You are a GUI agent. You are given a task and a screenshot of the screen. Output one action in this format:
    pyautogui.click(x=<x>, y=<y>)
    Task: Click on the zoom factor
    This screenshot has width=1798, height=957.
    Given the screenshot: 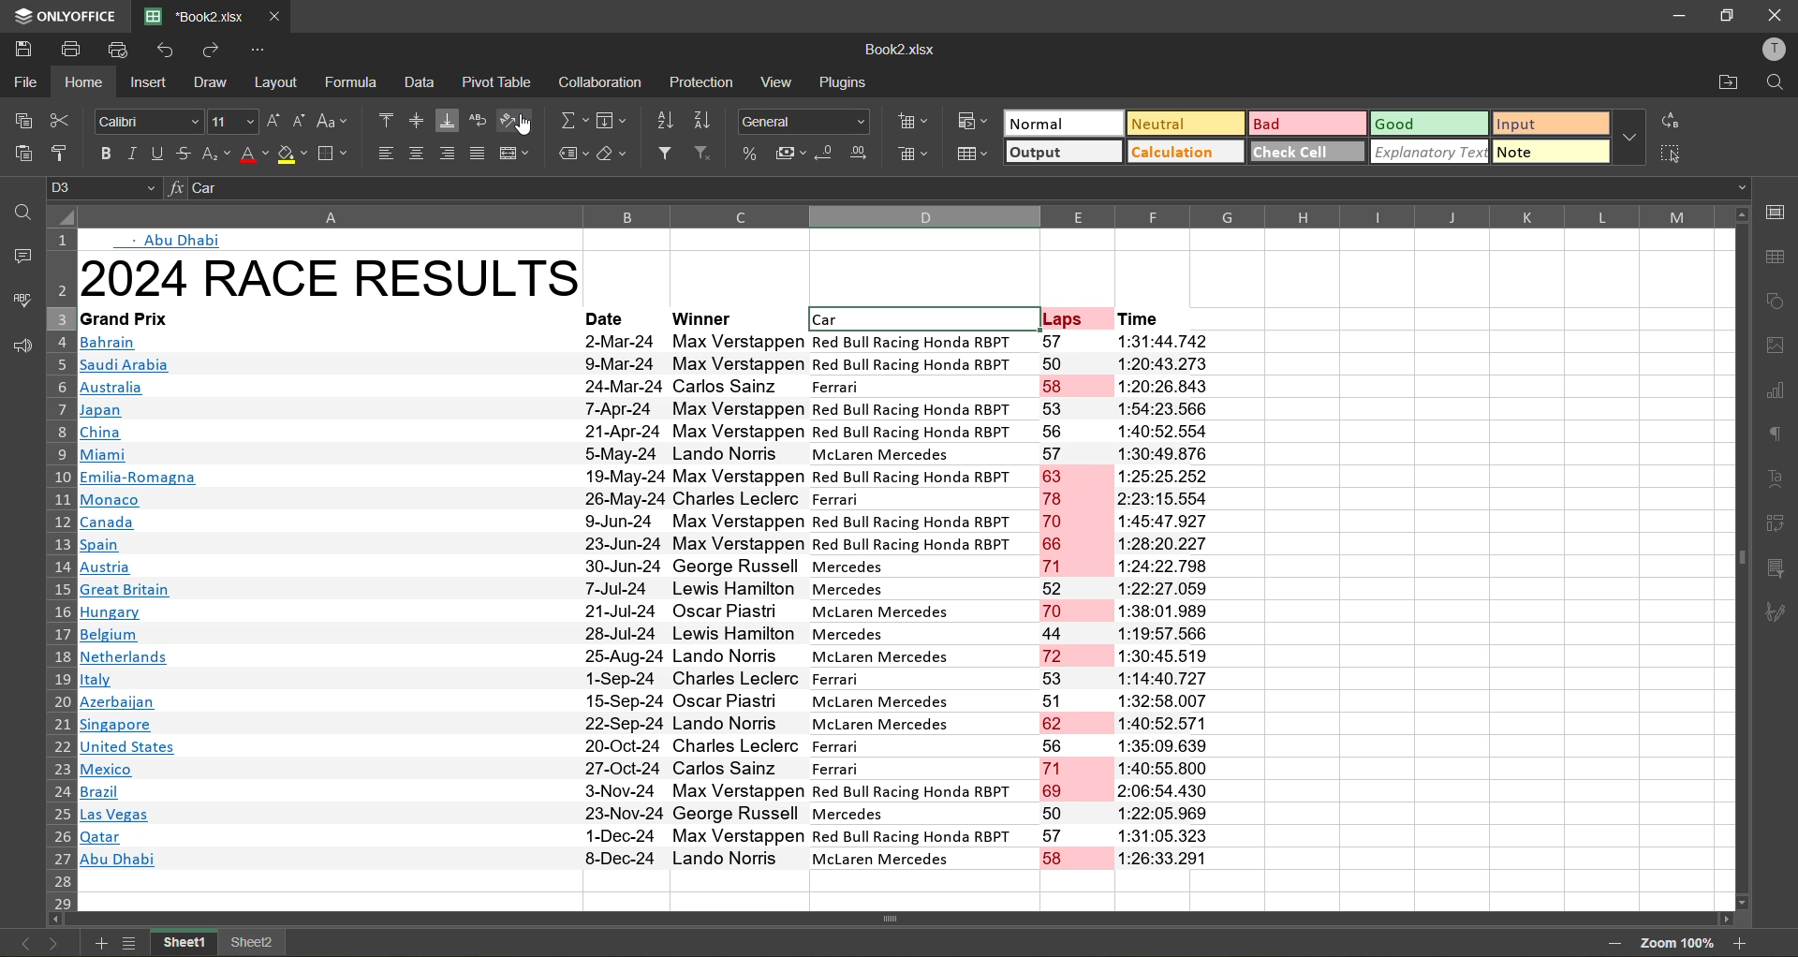 What is the action you would take?
    pyautogui.click(x=1681, y=943)
    